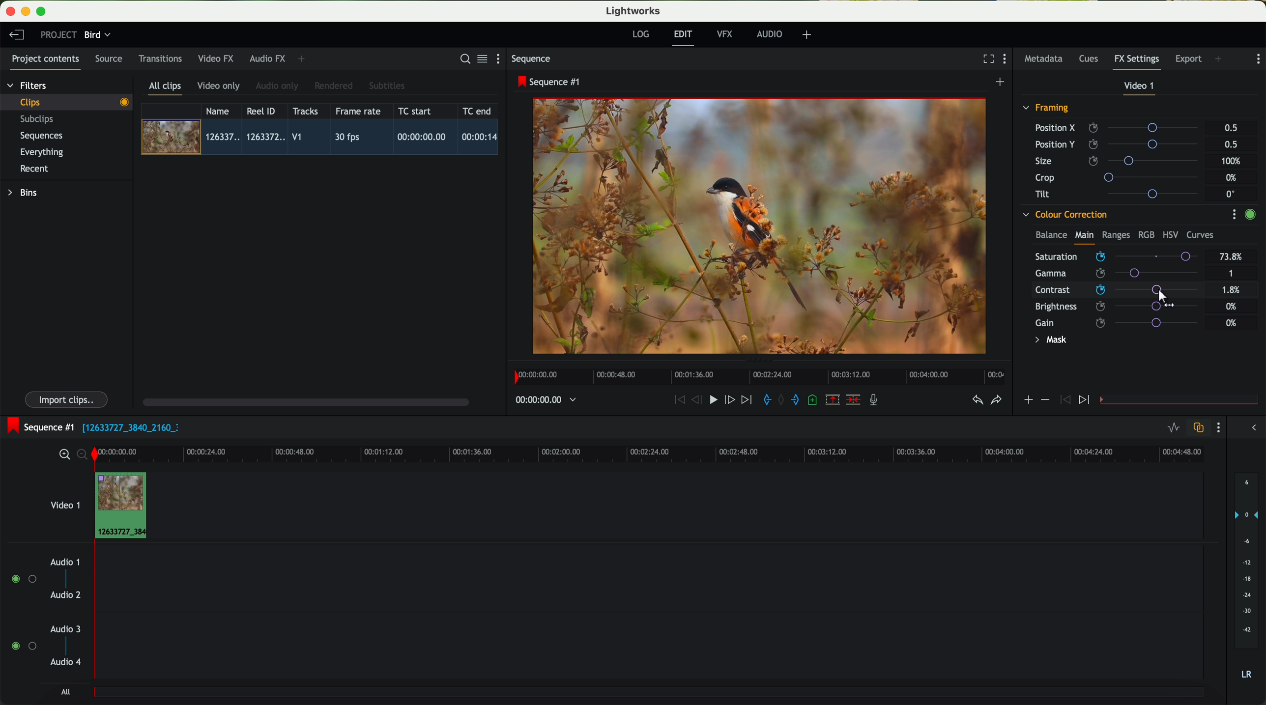  What do you see at coordinates (1189, 60) in the screenshot?
I see `export` at bounding box center [1189, 60].